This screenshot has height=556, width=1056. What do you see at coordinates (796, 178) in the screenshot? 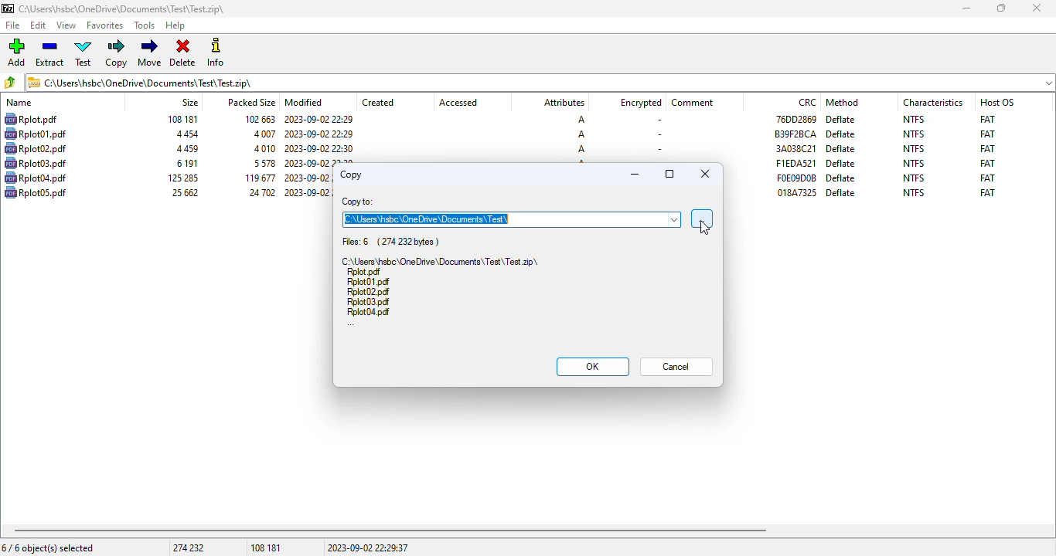
I see `CRC` at bounding box center [796, 178].